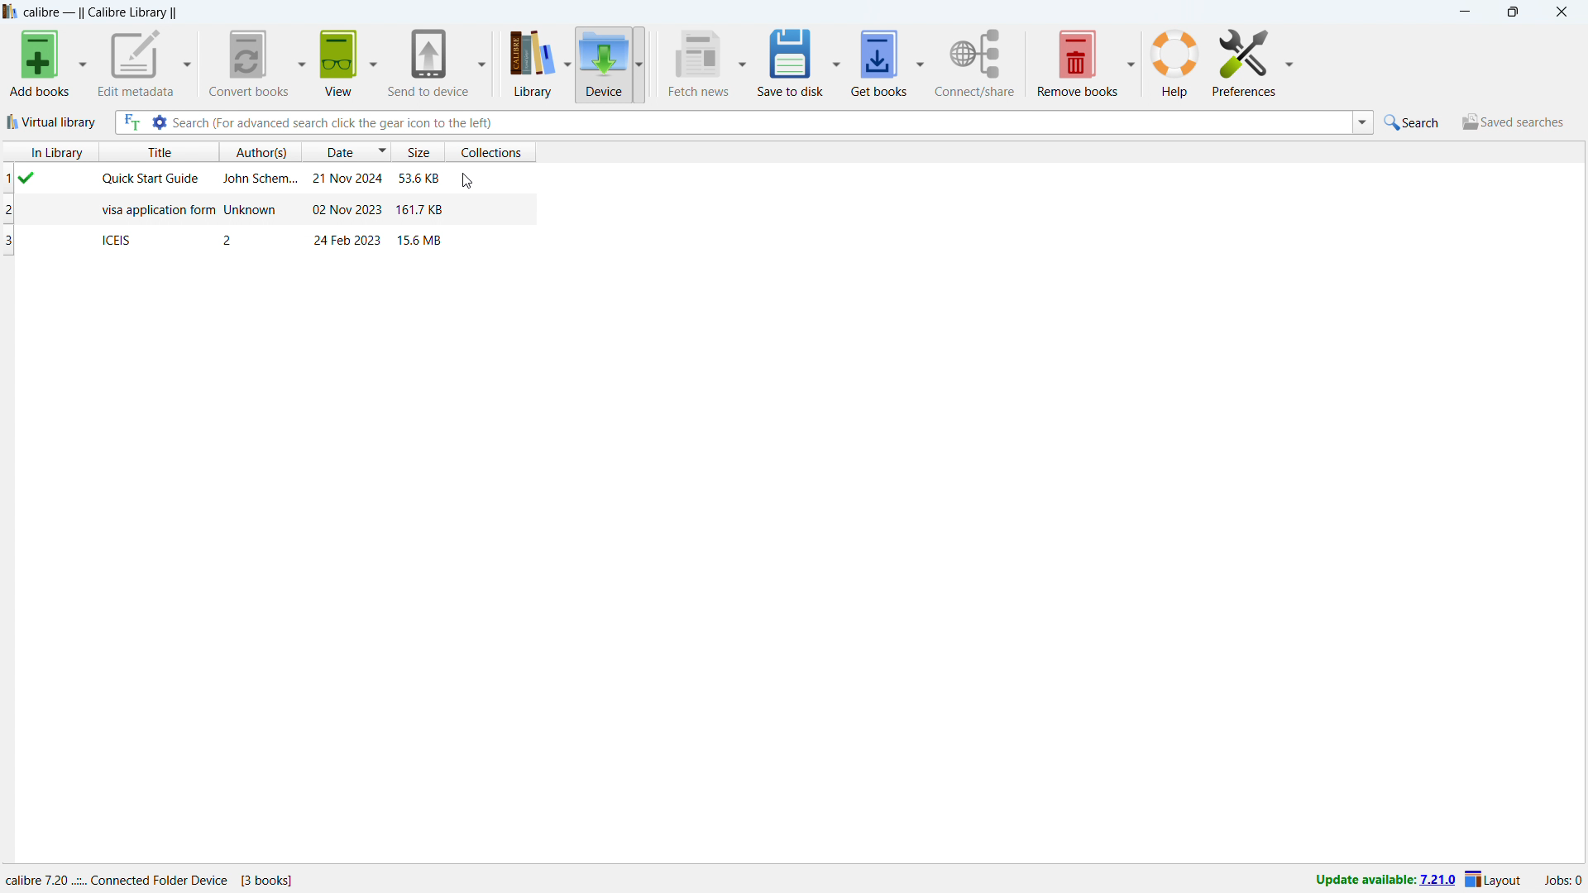 This screenshot has height=893, width=1588. I want to click on preferences, so click(1244, 60).